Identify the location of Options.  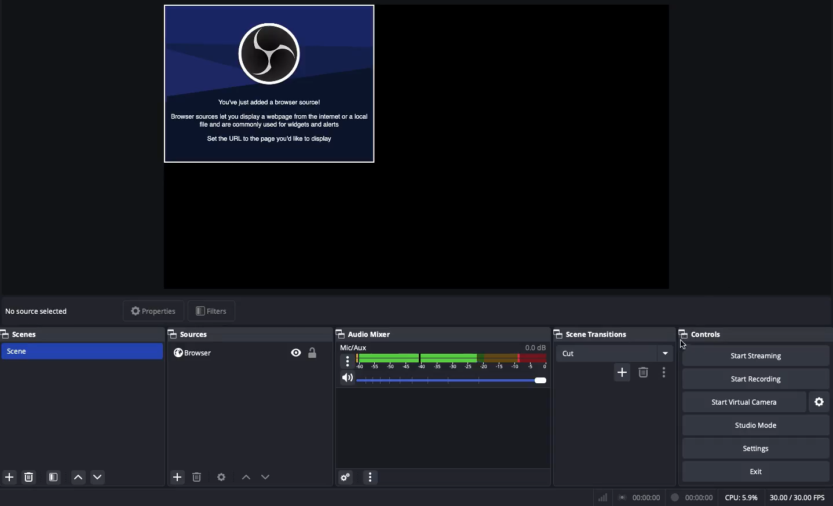
(371, 478).